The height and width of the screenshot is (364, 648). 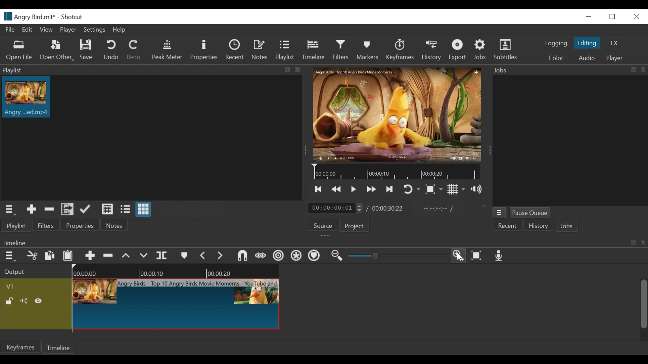 What do you see at coordinates (555, 43) in the screenshot?
I see `logging` at bounding box center [555, 43].